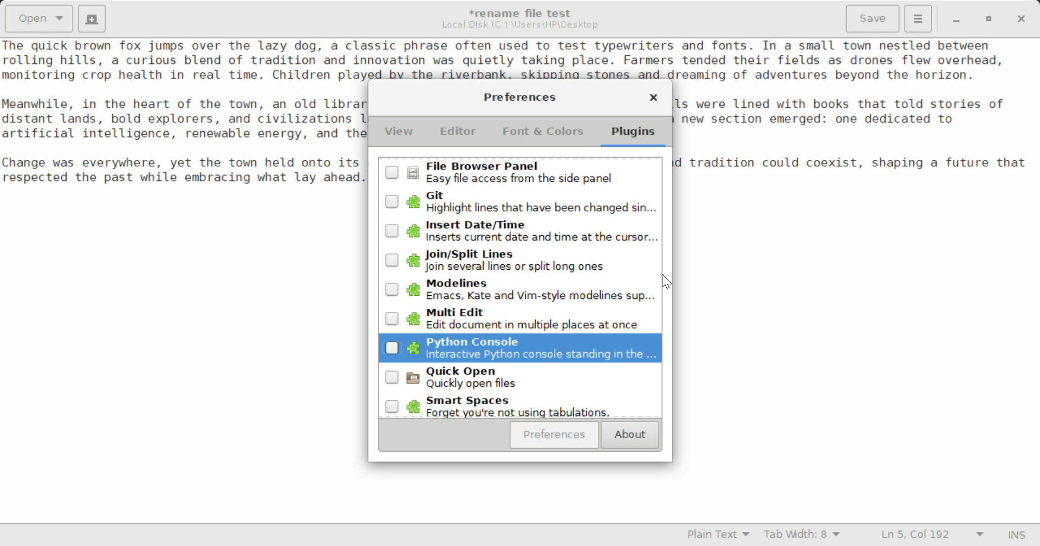 Image resolution: width=1040 pixels, height=546 pixels. What do you see at coordinates (874, 19) in the screenshot?
I see `Save` at bounding box center [874, 19].